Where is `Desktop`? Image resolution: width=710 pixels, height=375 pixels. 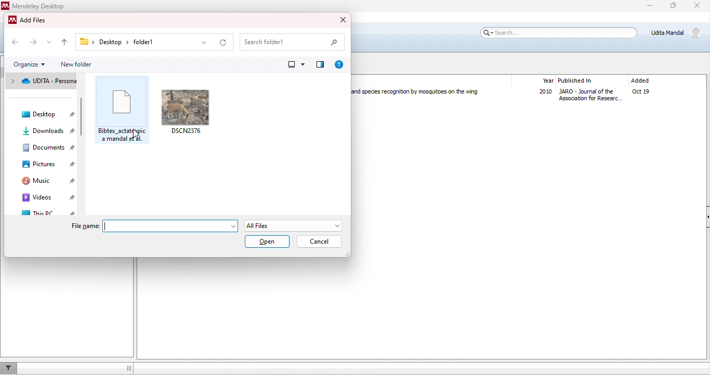 Desktop is located at coordinates (111, 43).